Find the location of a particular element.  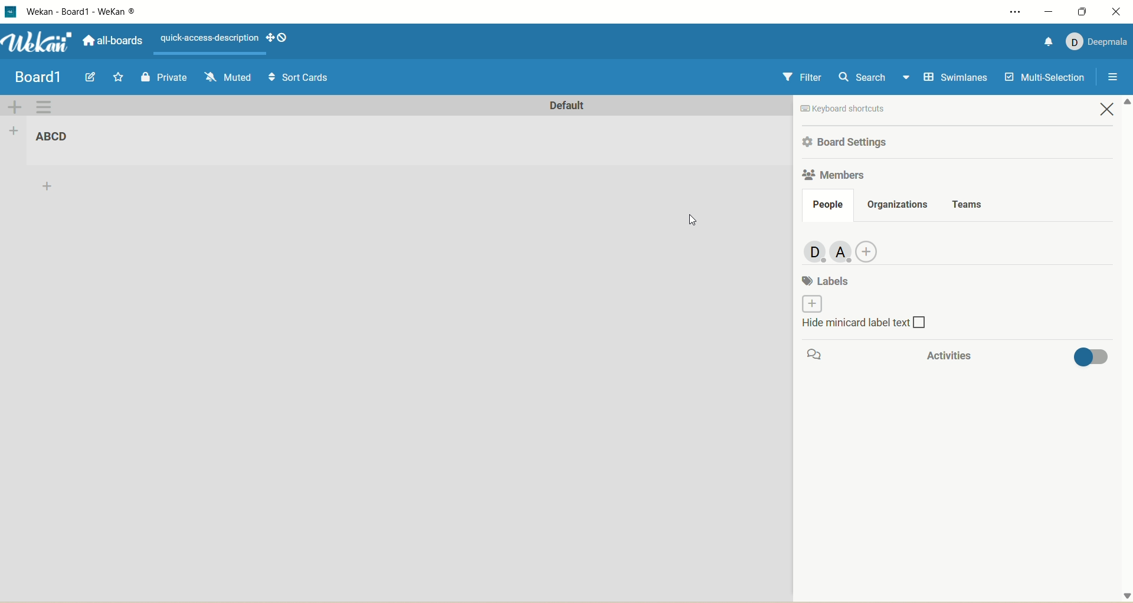

Show-desktop-drag-handles is located at coordinates (284, 38).